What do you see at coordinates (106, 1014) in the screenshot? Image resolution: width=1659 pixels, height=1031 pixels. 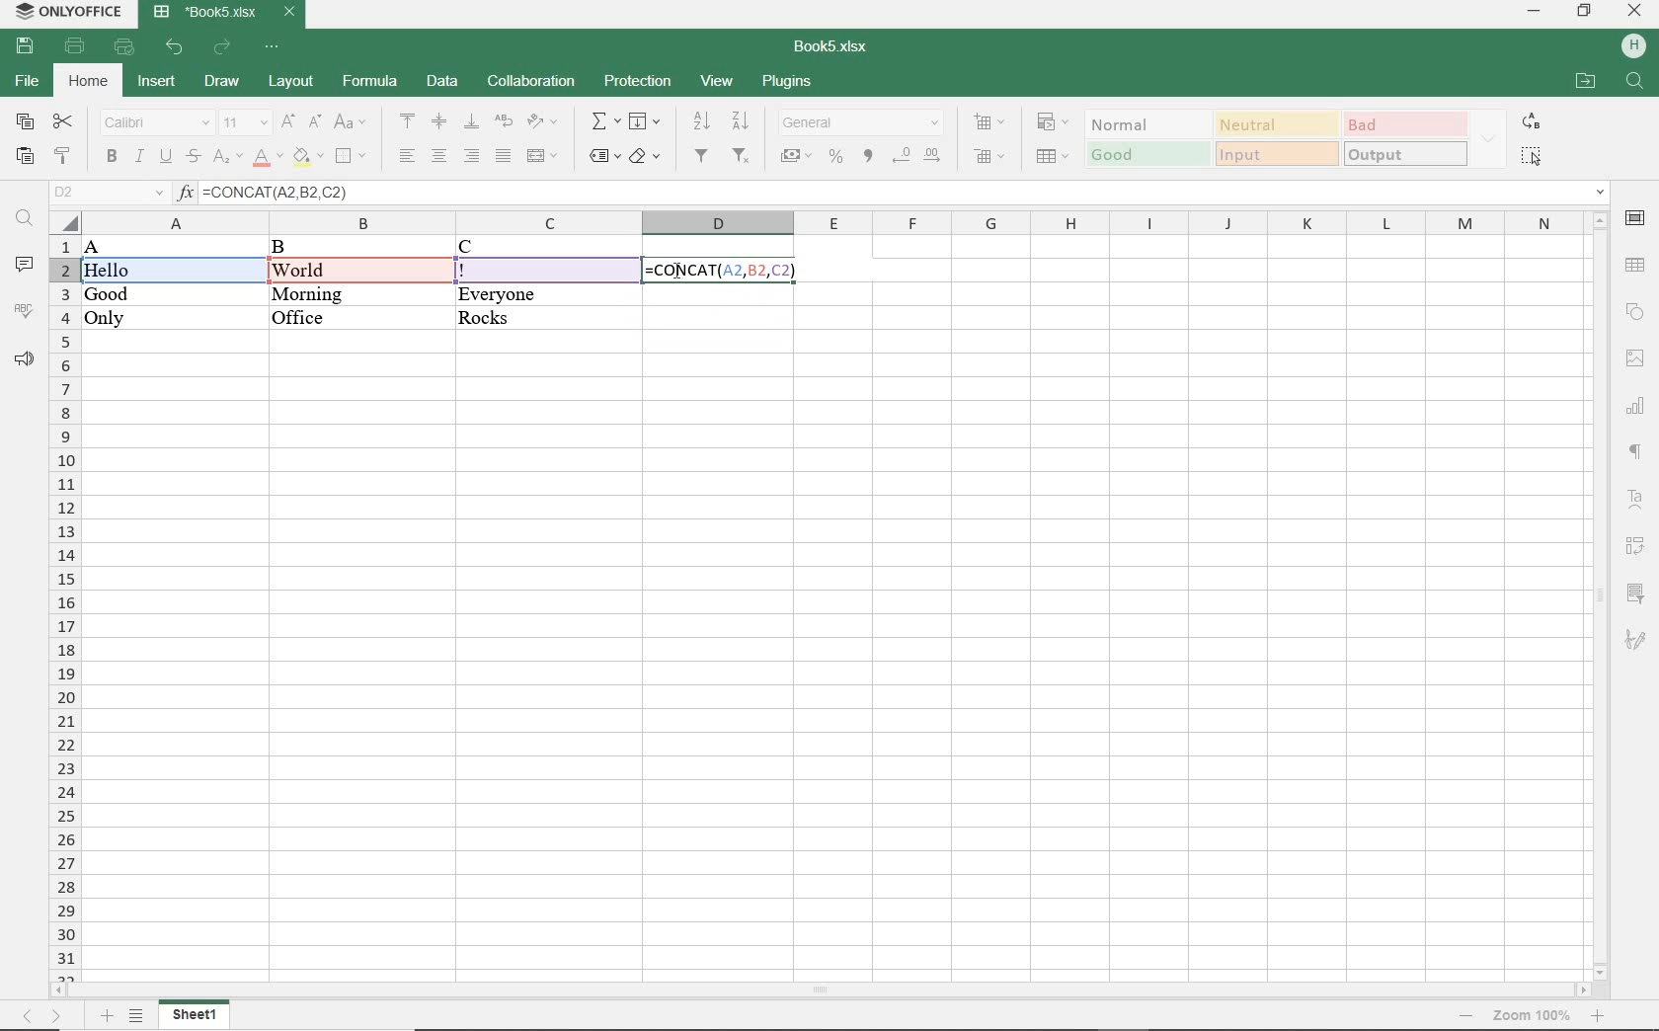 I see `ADD SHEETS` at bounding box center [106, 1014].